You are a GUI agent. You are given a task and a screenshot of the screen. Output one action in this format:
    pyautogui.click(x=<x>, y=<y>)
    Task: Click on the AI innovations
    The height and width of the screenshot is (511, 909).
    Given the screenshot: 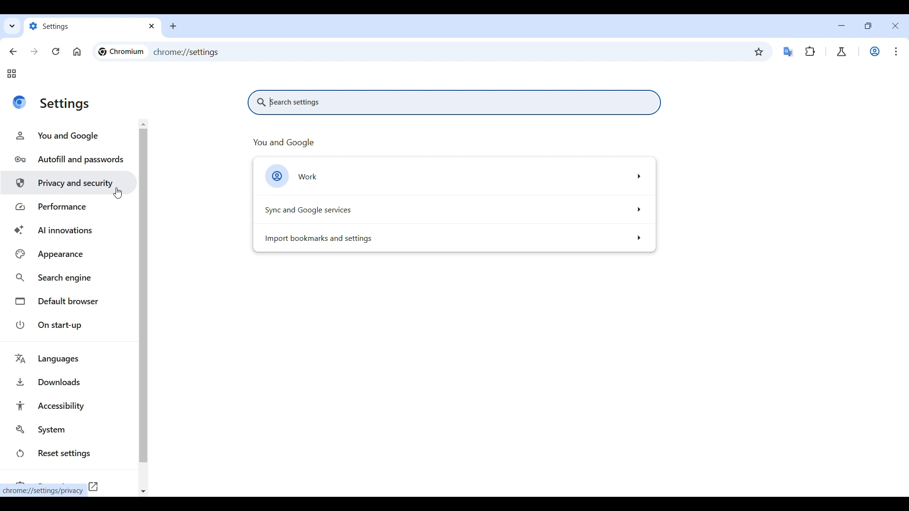 What is the action you would take?
    pyautogui.click(x=70, y=230)
    